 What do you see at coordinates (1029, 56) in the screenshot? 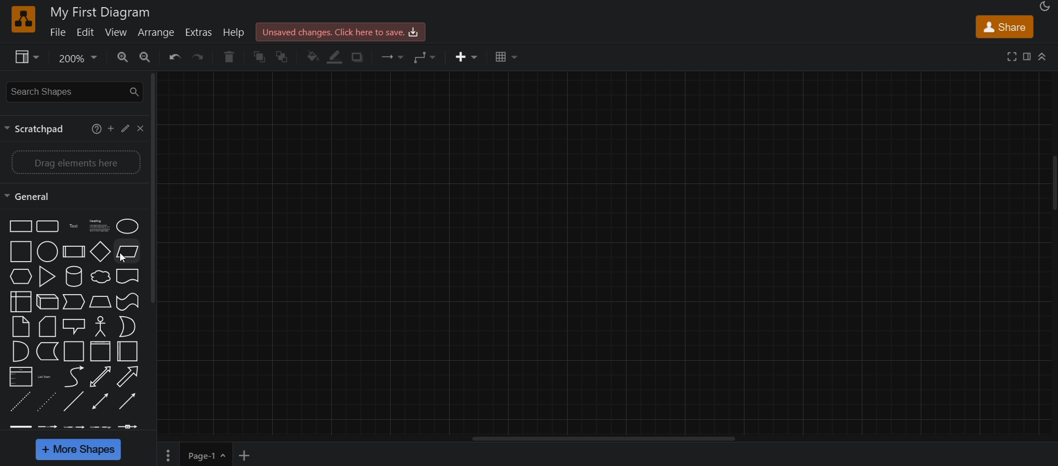
I see `format` at bounding box center [1029, 56].